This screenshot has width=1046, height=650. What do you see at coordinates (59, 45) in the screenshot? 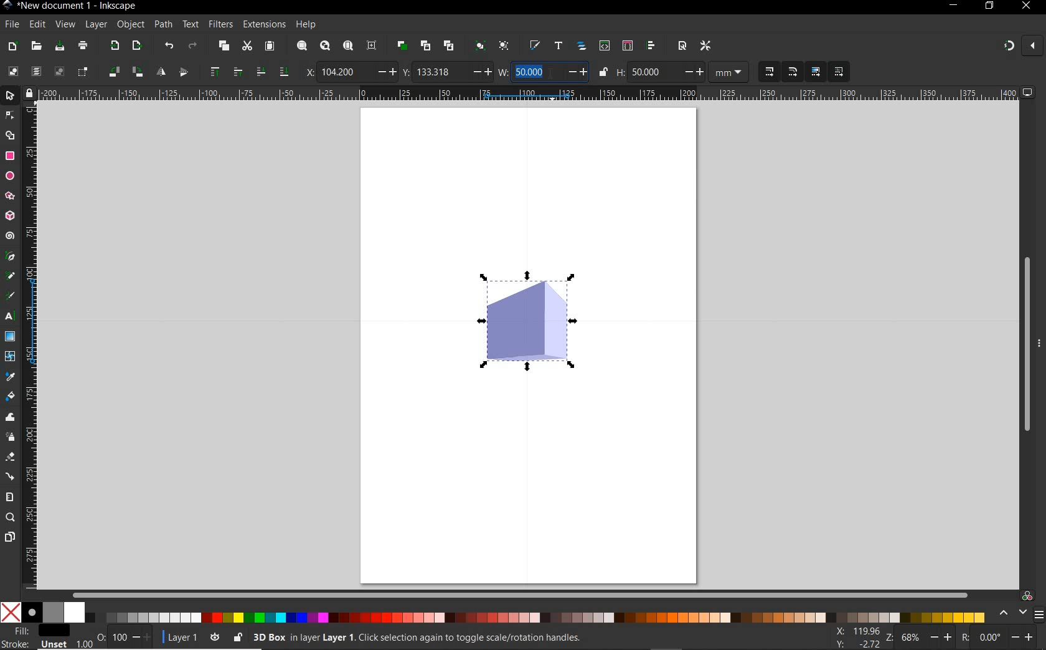
I see `save` at bounding box center [59, 45].